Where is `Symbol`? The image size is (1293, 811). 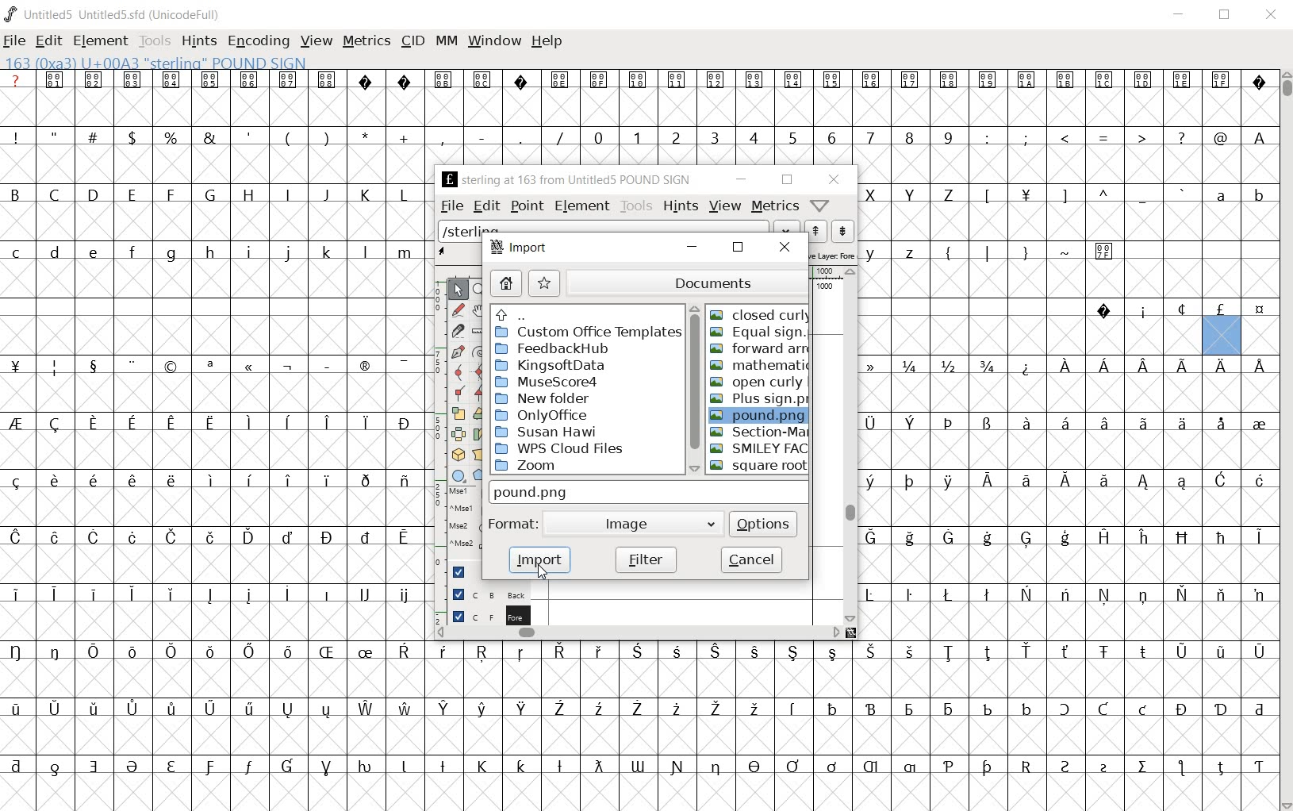
Symbol is located at coordinates (1144, 710).